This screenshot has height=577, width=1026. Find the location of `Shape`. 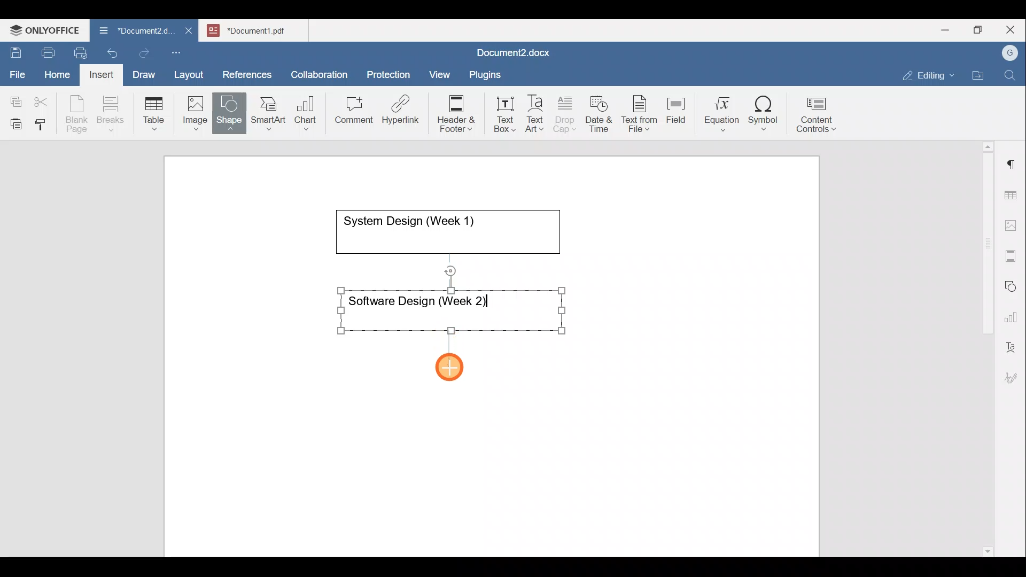

Shape is located at coordinates (230, 108).